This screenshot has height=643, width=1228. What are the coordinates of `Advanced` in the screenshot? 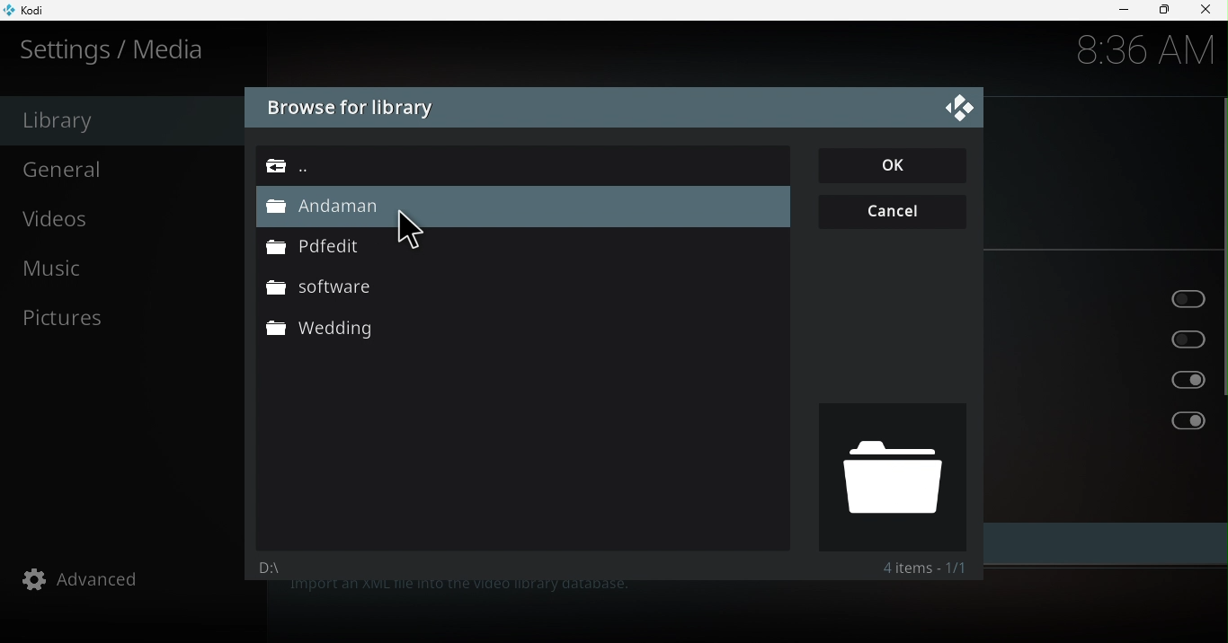 It's located at (134, 578).